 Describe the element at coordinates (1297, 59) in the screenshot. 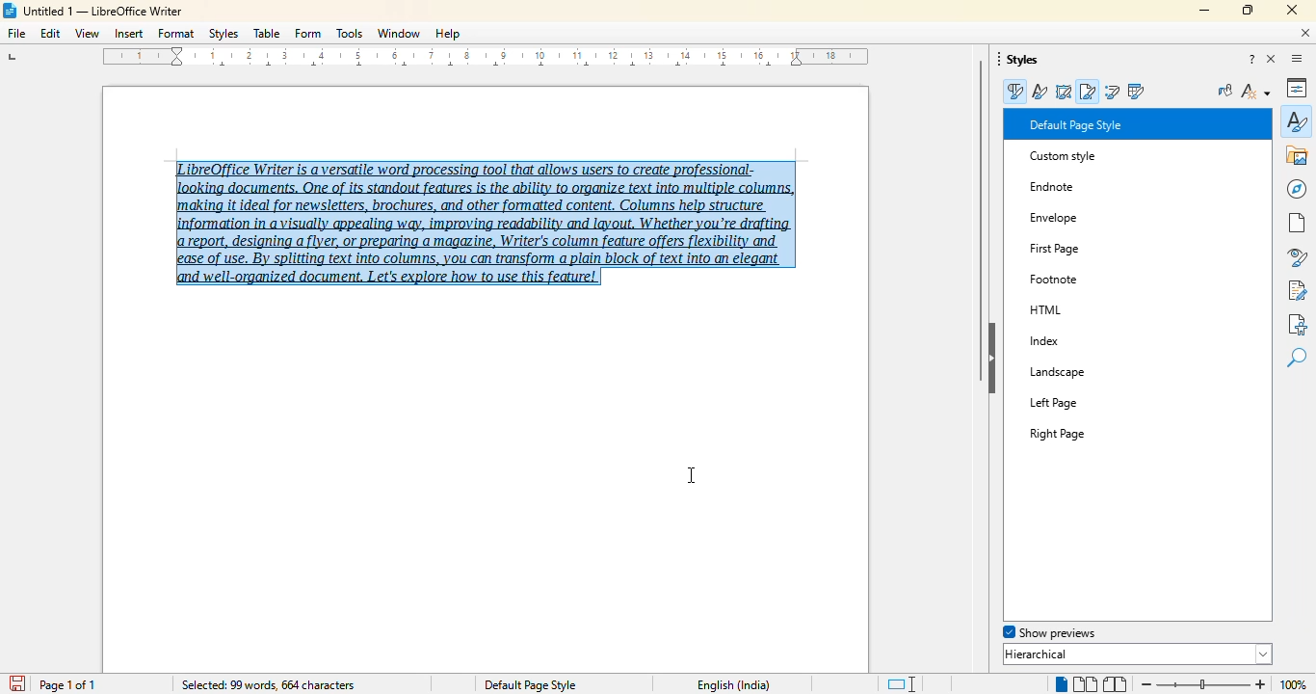

I see `sidebar settings` at that location.